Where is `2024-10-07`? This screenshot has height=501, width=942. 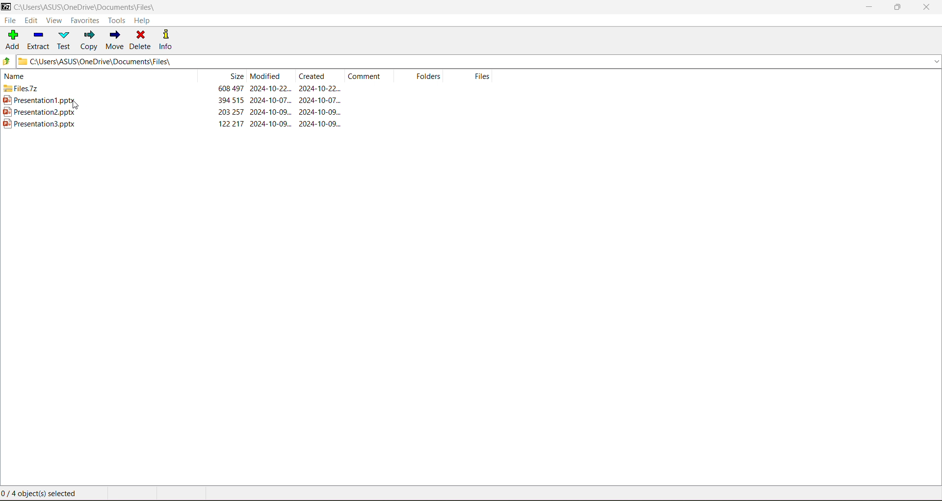 2024-10-07 is located at coordinates (270, 100).